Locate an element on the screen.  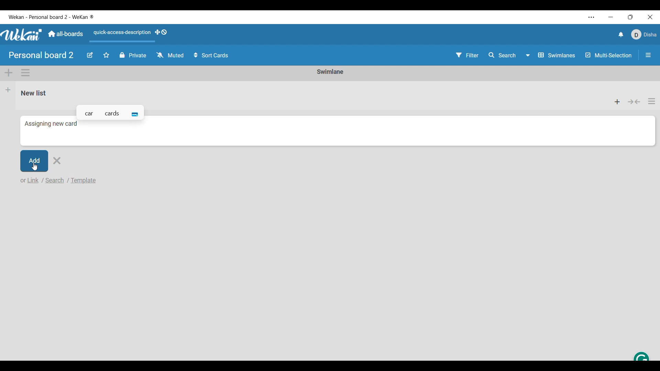
Edit is located at coordinates (90, 55).